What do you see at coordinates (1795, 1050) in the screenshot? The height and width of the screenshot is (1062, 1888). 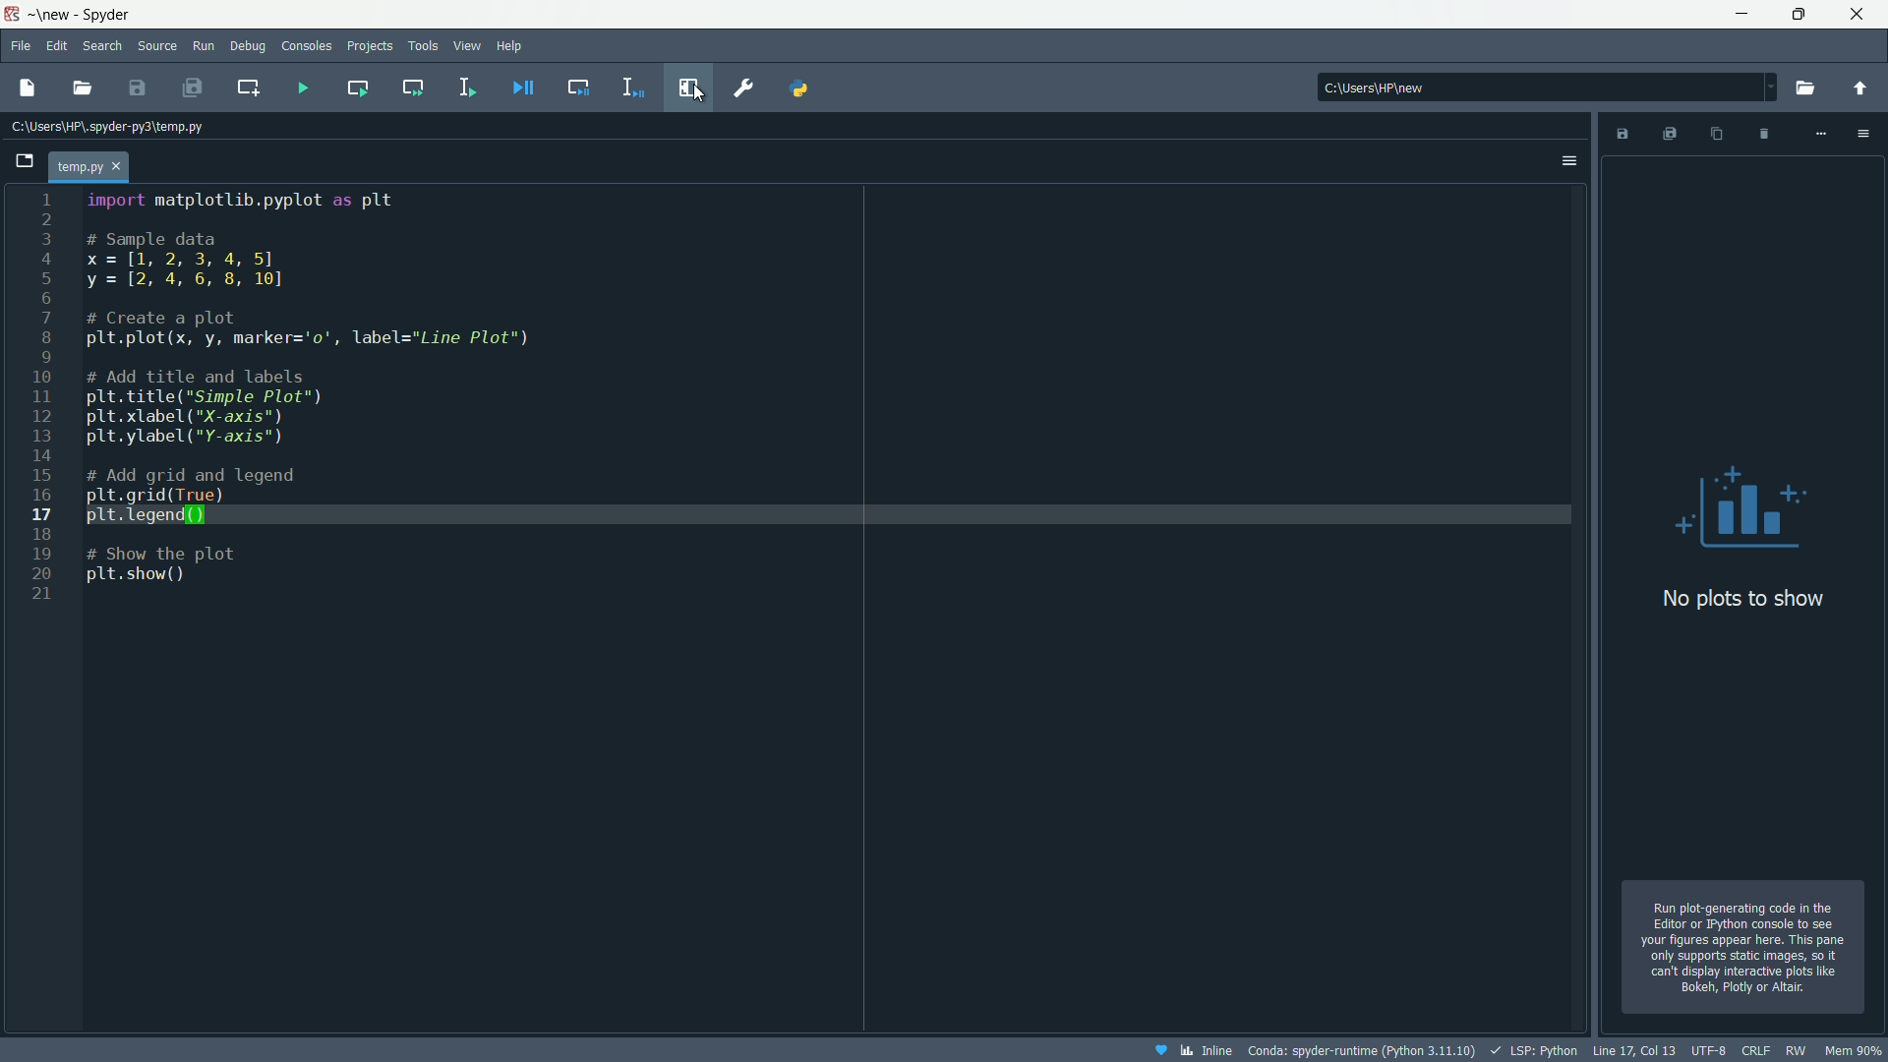 I see `rw` at bounding box center [1795, 1050].